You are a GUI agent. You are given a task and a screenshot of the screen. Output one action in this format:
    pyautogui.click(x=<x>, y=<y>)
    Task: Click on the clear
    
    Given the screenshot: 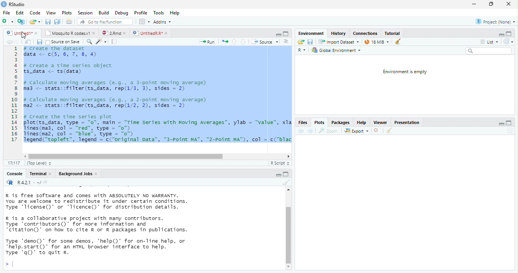 What is the action you would take?
    pyautogui.click(x=398, y=41)
    